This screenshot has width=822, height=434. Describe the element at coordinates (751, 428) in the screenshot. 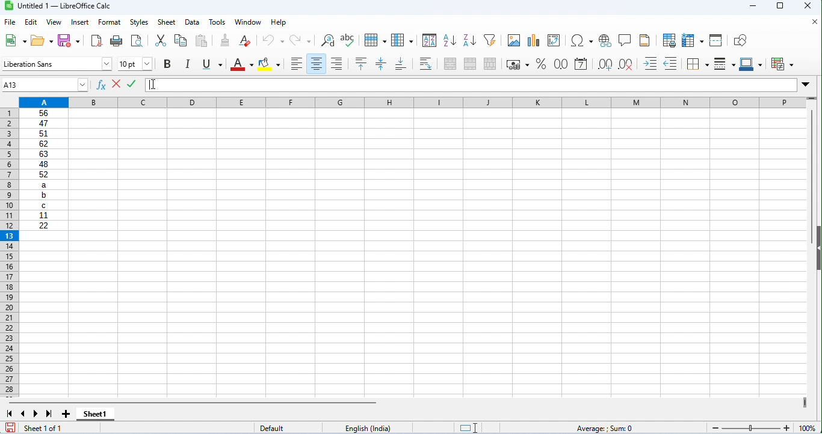

I see `Zoom slider` at that location.